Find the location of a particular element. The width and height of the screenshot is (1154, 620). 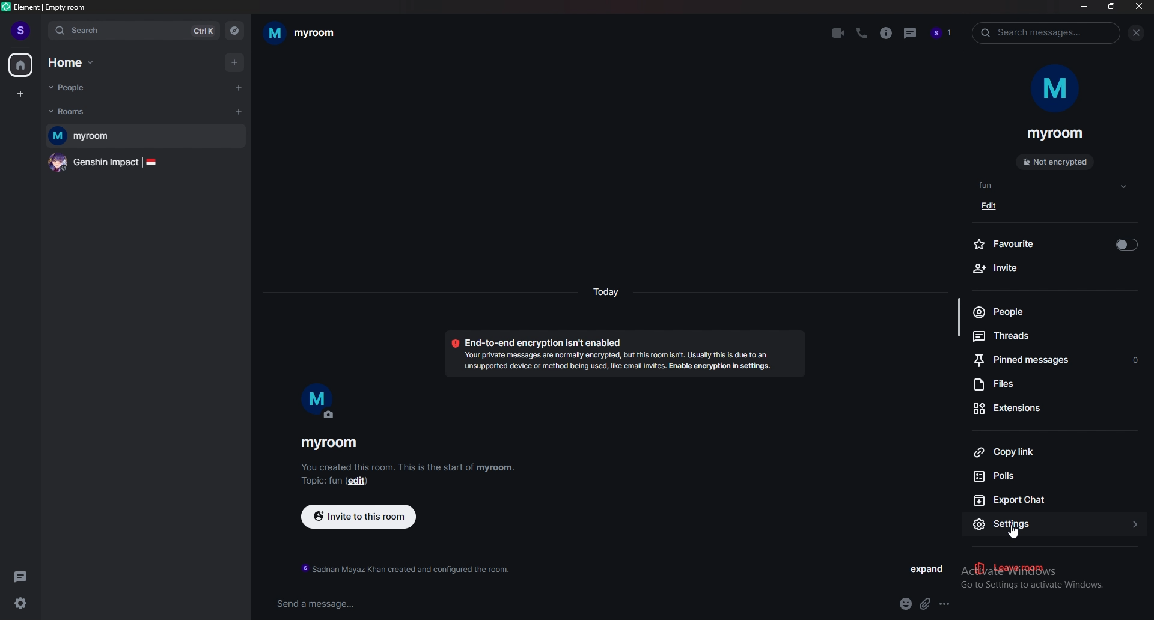

ctrl k is located at coordinates (199, 31).